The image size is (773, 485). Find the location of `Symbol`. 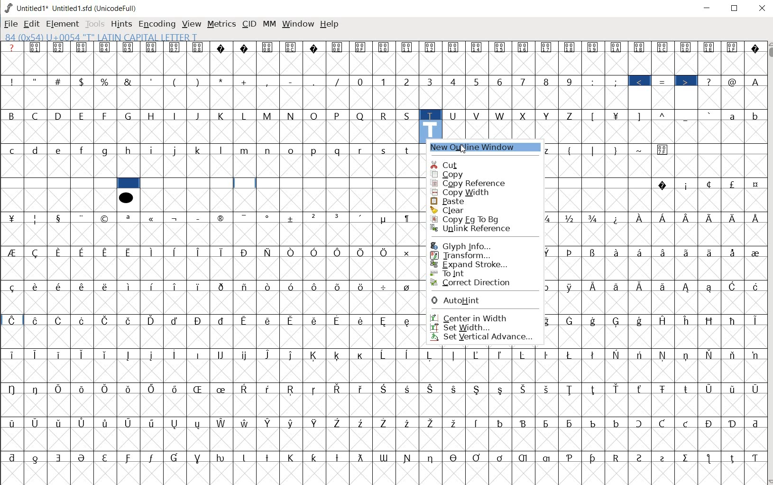

Symbol is located at coordinates (754, 355).